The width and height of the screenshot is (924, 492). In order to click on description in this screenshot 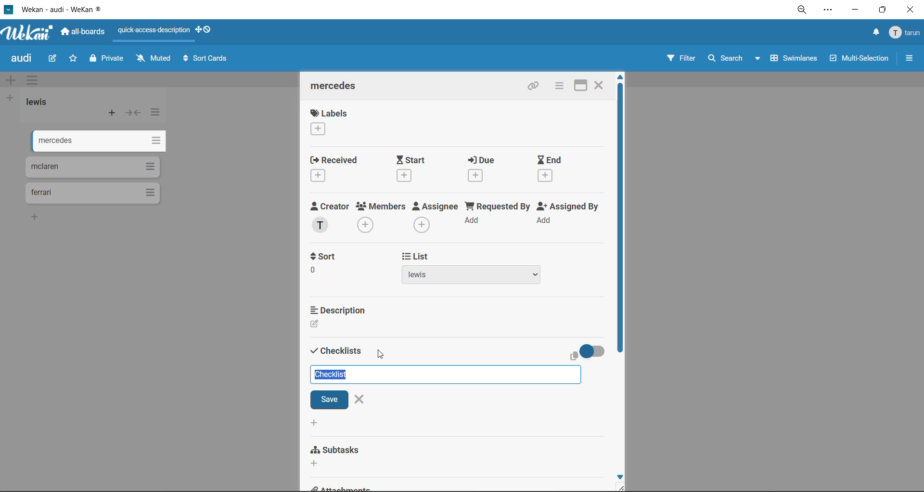, I will do `click(338, 325)`.